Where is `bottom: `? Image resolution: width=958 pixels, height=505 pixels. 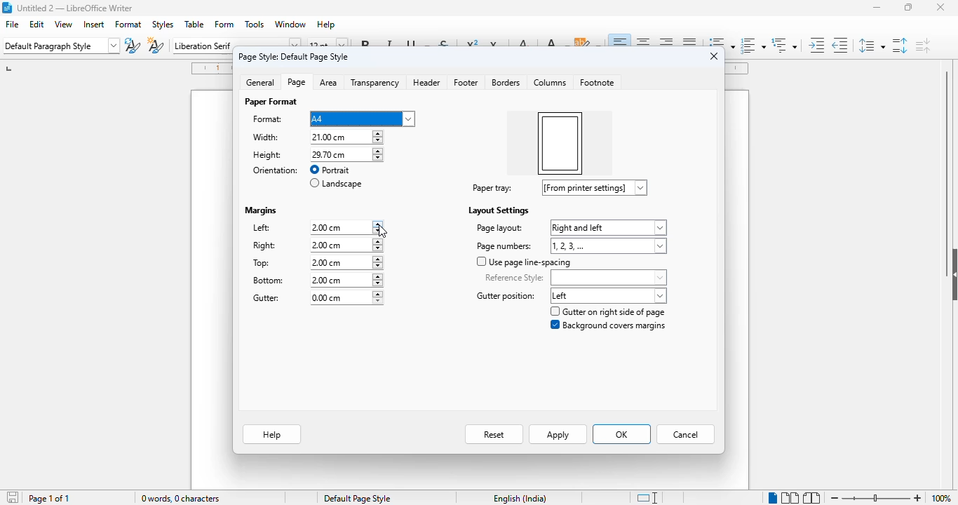 bottom:  is located at coordinates (268, 280).